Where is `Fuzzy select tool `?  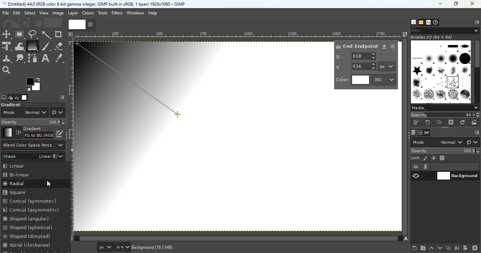 Fuzzy select tool  is located at coordinates (46, 34).